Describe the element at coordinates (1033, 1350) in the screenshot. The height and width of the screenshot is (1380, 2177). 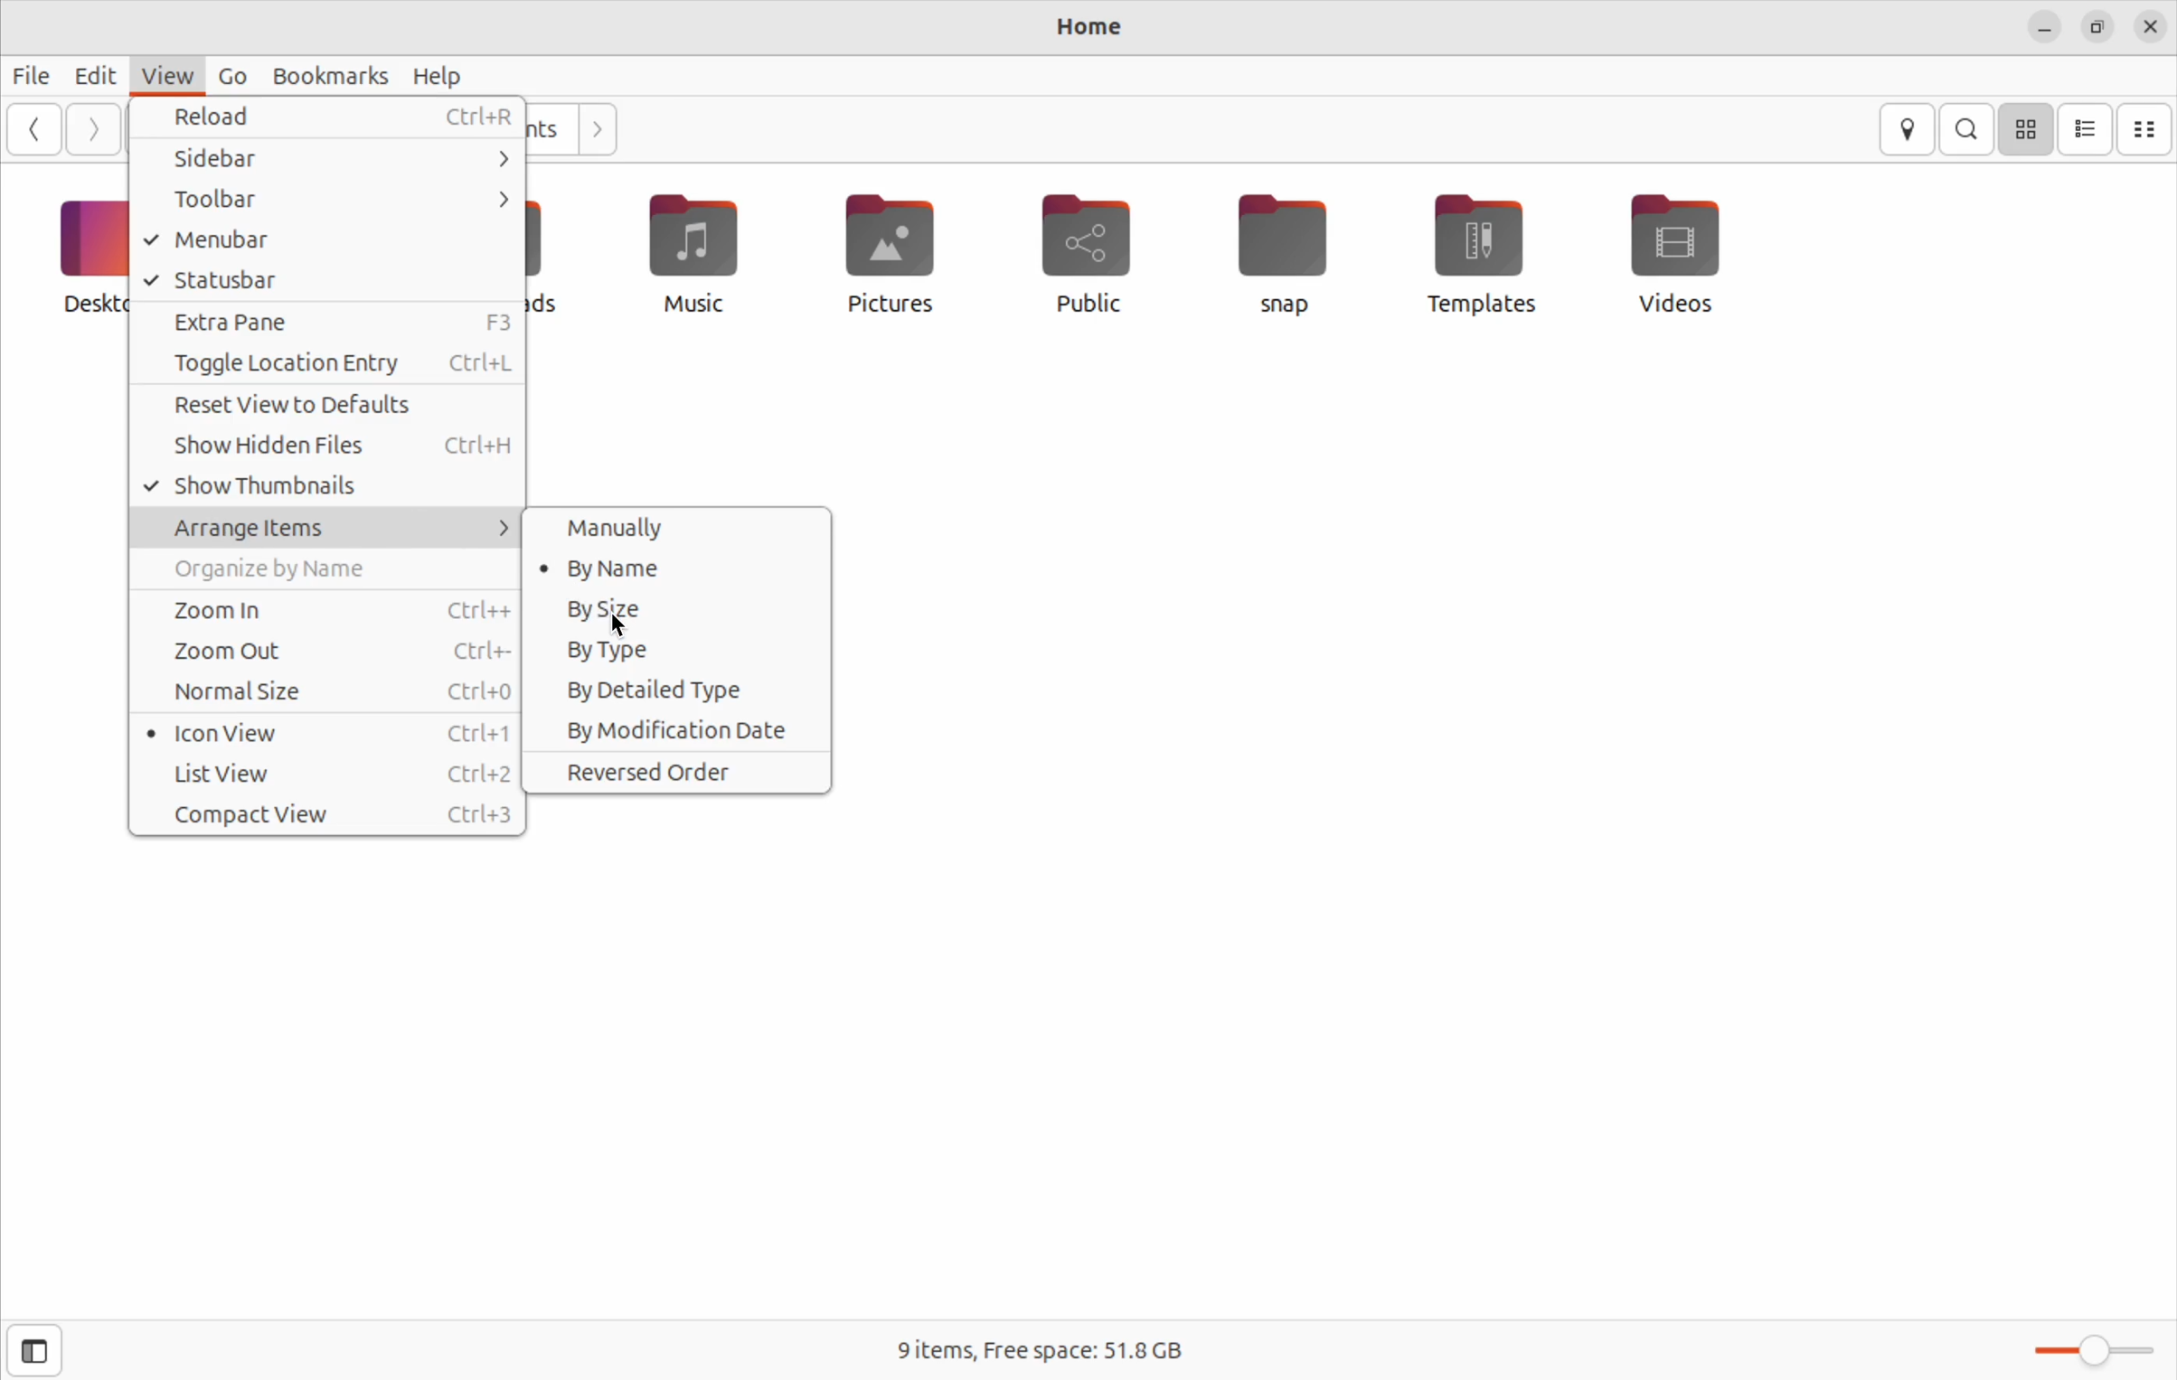
I see `free space` at that location.